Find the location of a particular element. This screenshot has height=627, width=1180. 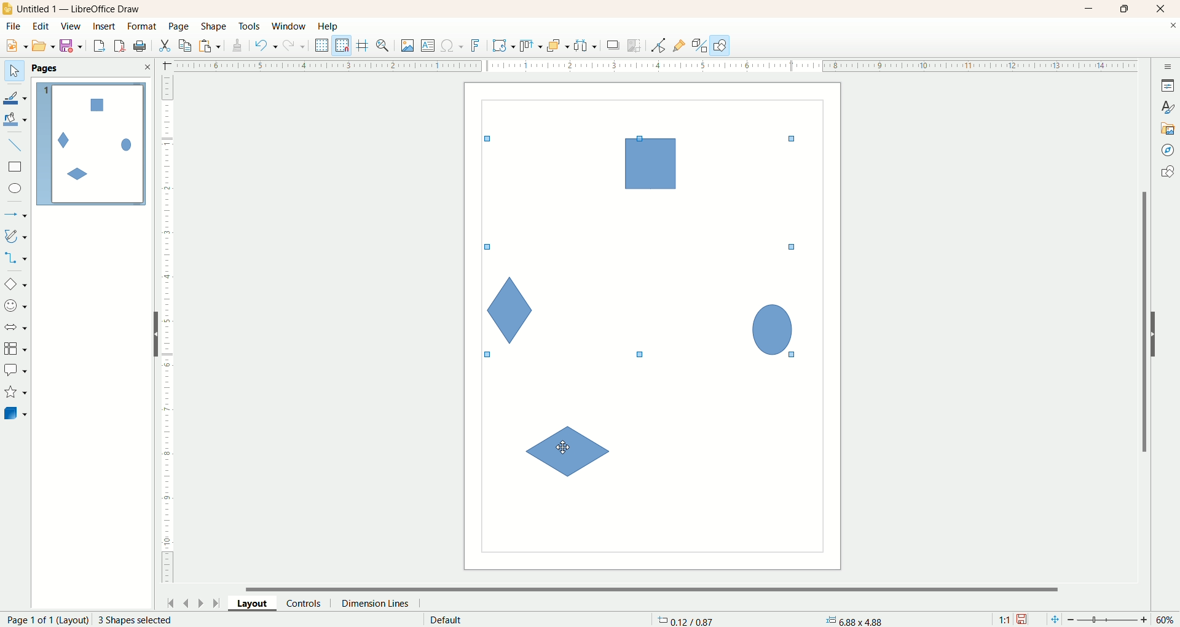

scale bar is located at coordinates (647, 65).